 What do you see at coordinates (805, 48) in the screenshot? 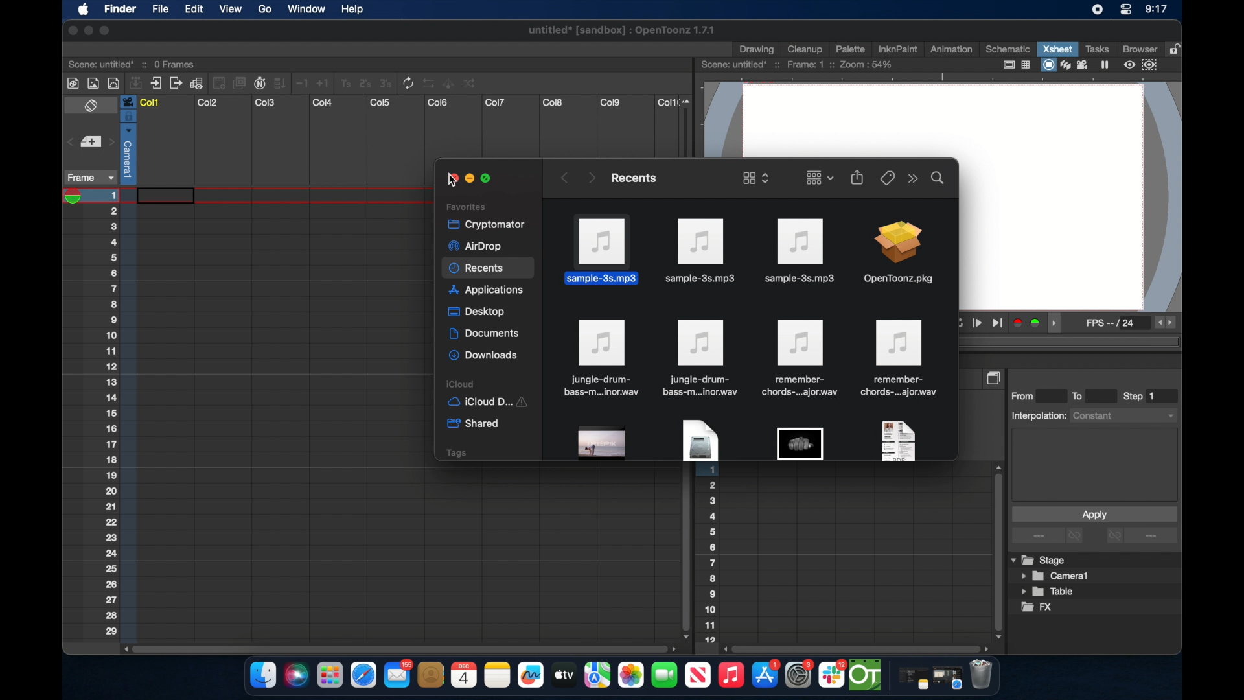
I see `cleanup` at bounding box center [805, 48].